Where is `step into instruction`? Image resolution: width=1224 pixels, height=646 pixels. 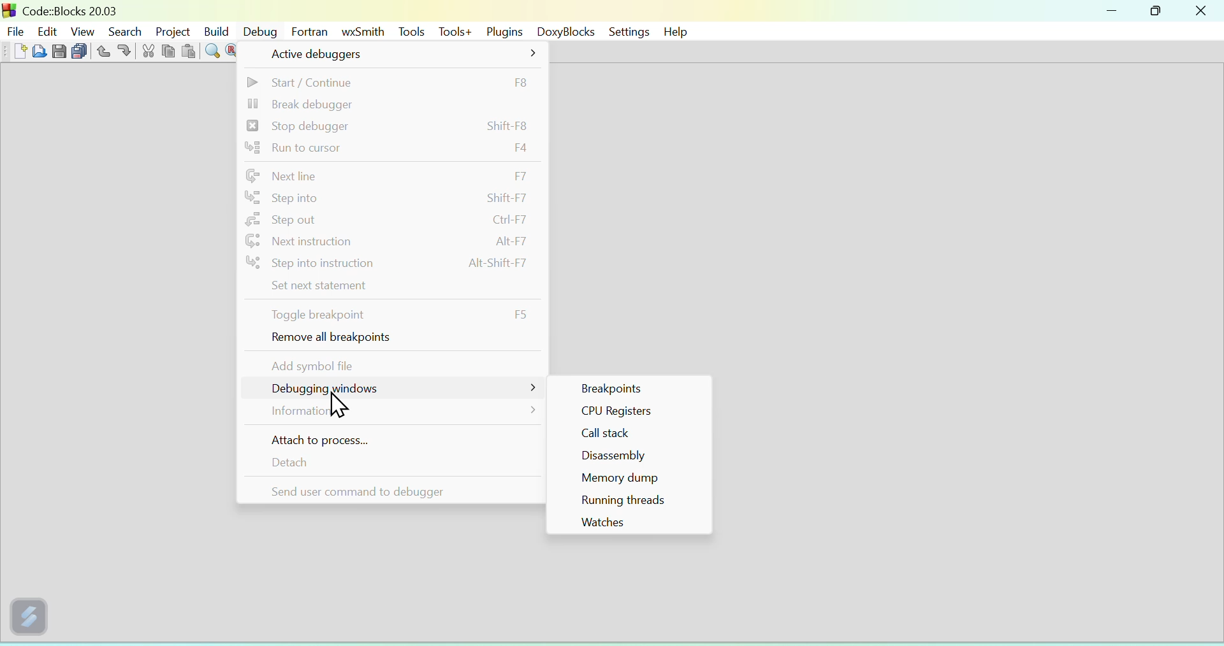 step into instruction is located at coordinates (388, 264).